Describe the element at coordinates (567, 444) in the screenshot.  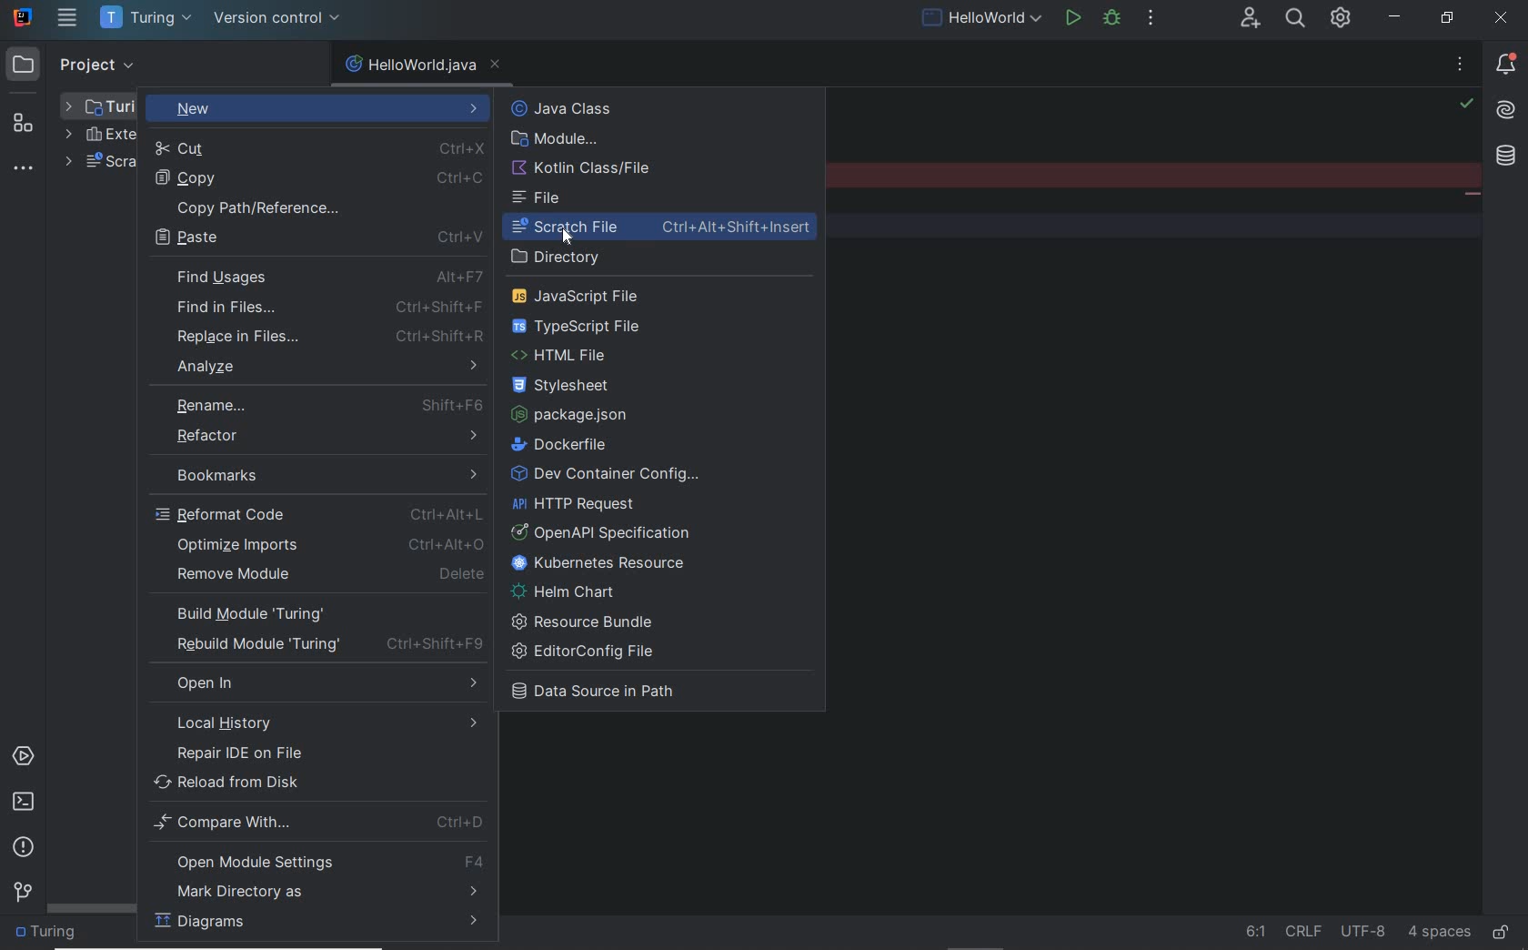
I see `dockerfile` at that location.